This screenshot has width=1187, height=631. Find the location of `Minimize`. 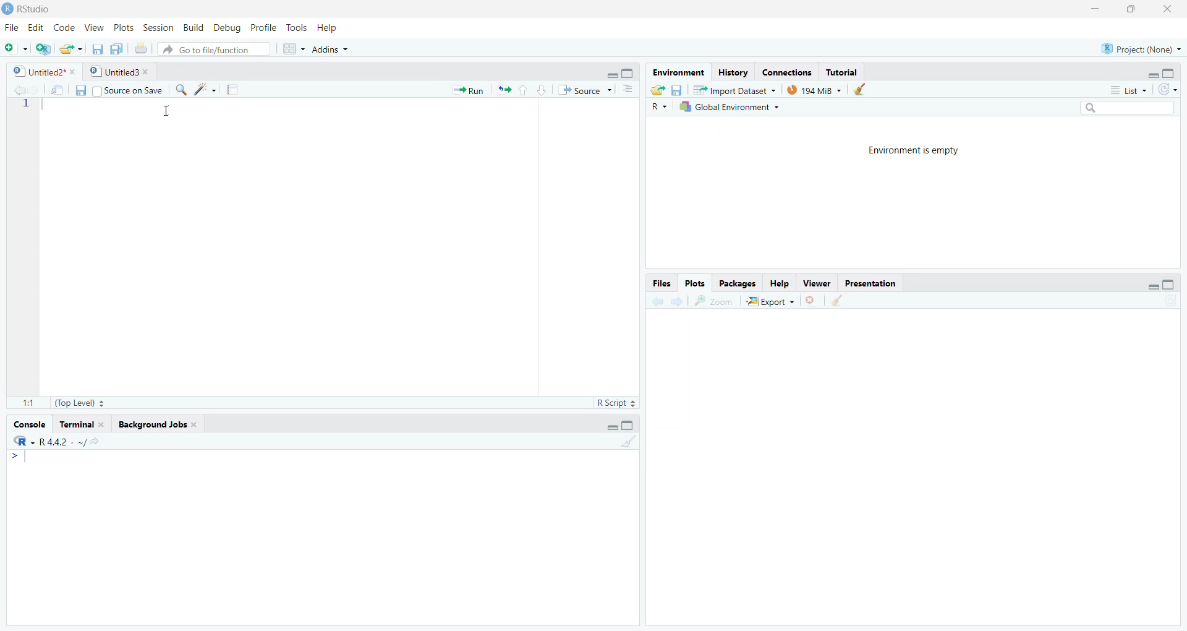

Minimize is located at coordinates (611, 75).